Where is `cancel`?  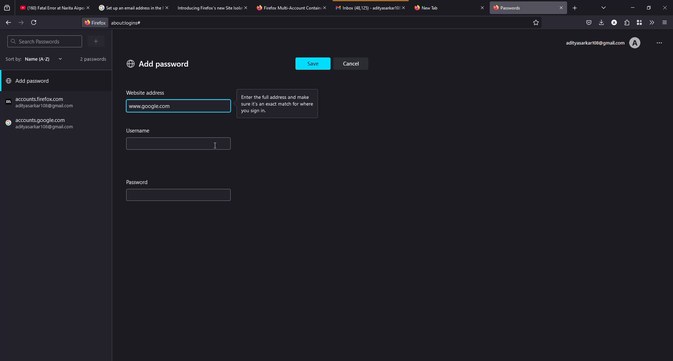 cancel is located at coordinates (354, 63).